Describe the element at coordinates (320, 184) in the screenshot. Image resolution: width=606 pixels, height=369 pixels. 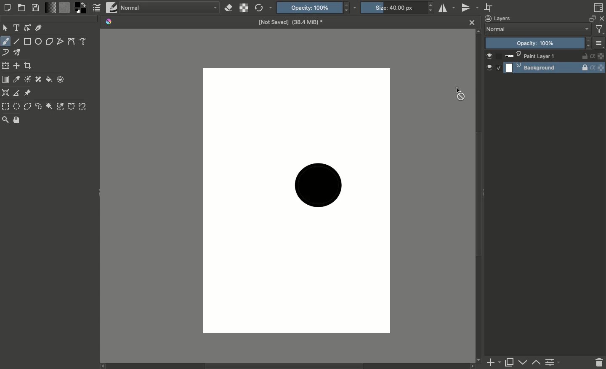
I see `Circle` at that location.